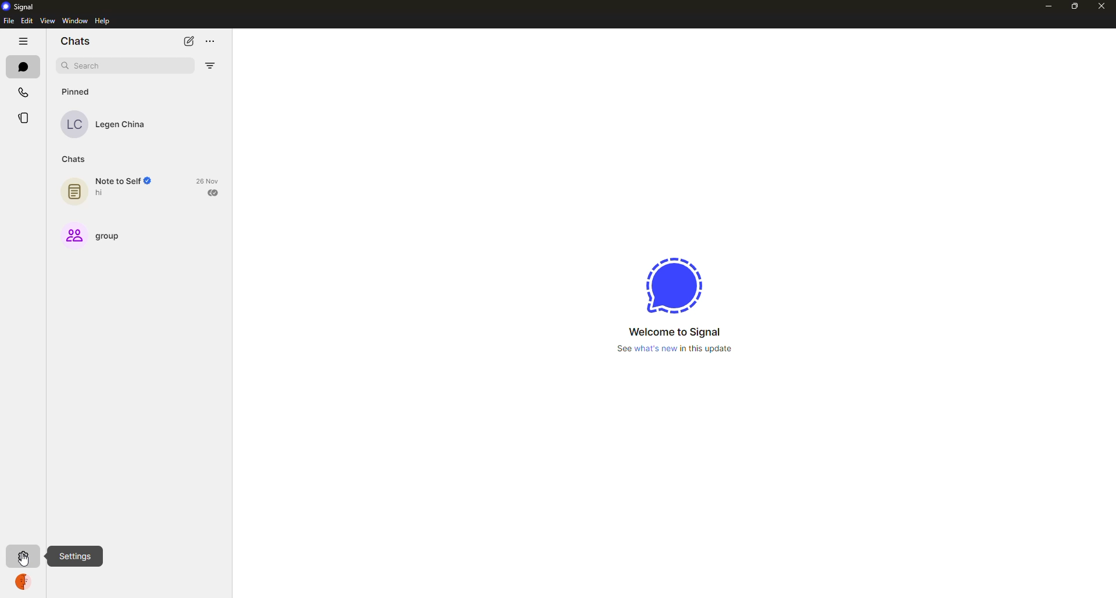 The height and width of the screenshot is (598, 1116). Describe the element at coordinates (23, 585) in the screenshot. I see `Profile` at that location.